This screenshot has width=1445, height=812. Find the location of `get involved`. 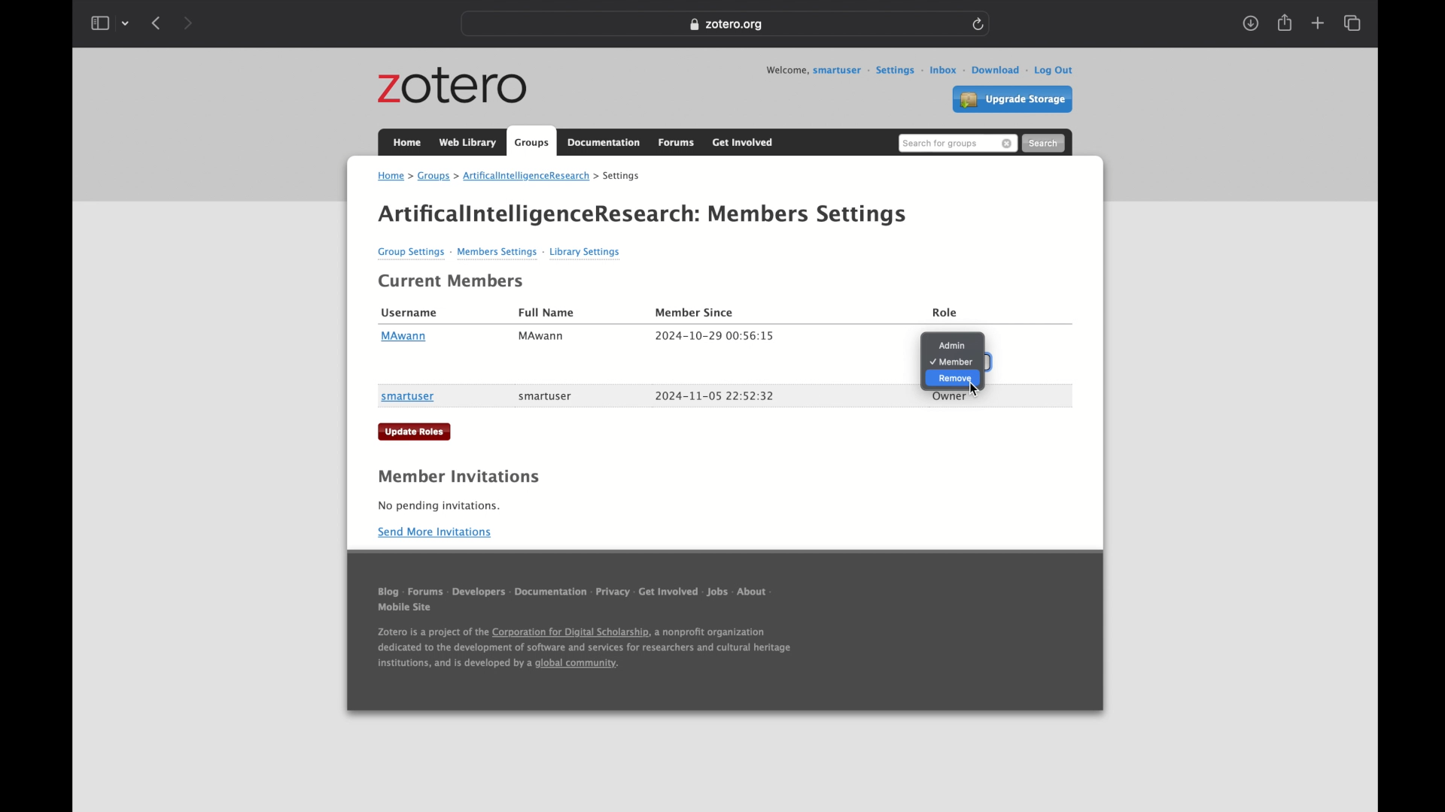

get involved is located at coordinates (668, 595).